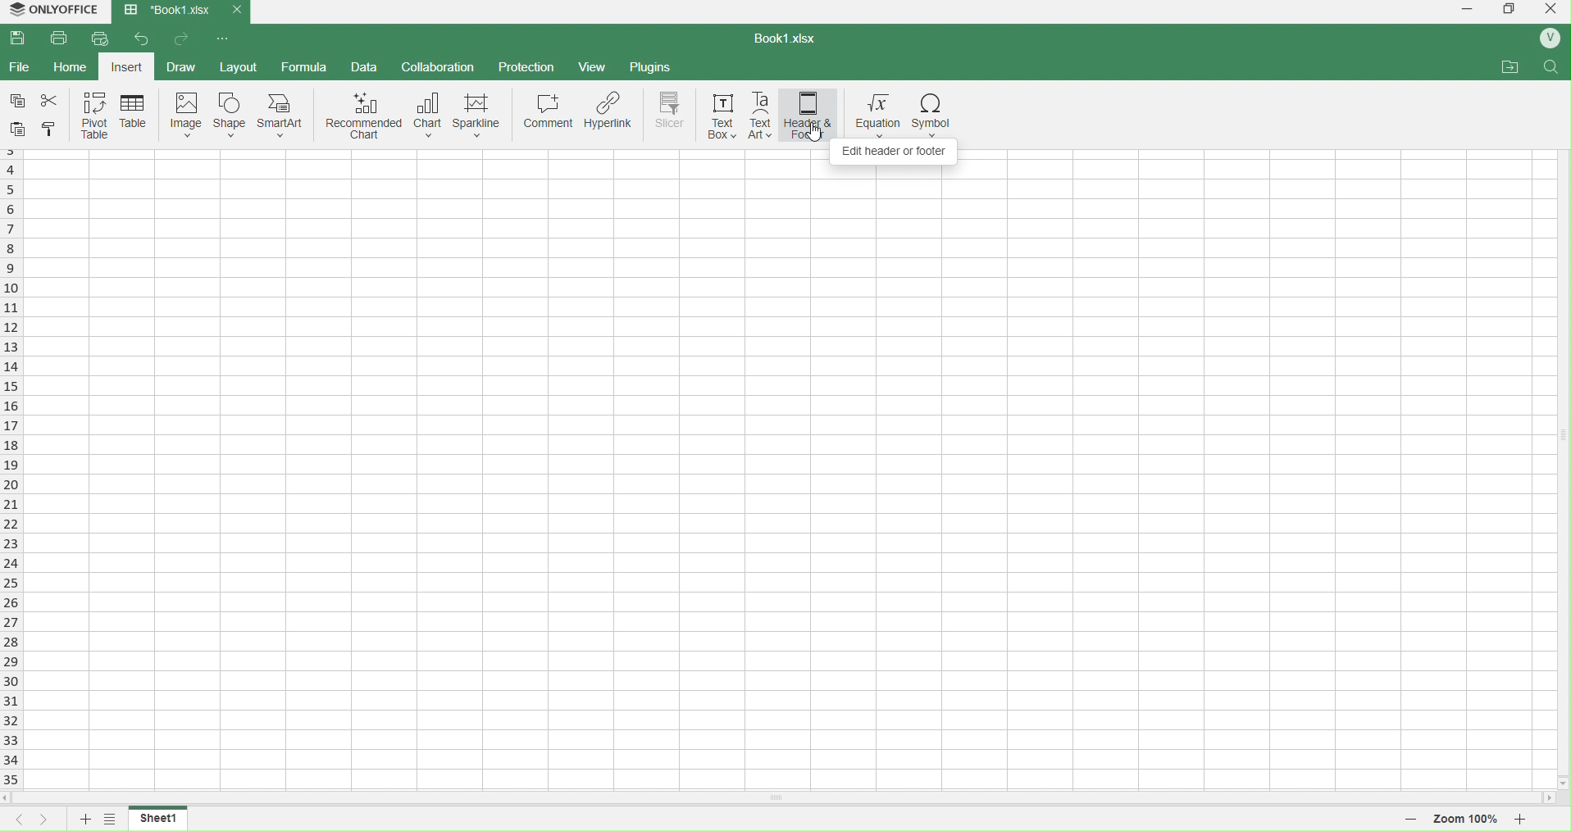  What do you see at coordinates (1510, 67) in the screenshot?
I see `attachments` at bounding box center [1510, 67].